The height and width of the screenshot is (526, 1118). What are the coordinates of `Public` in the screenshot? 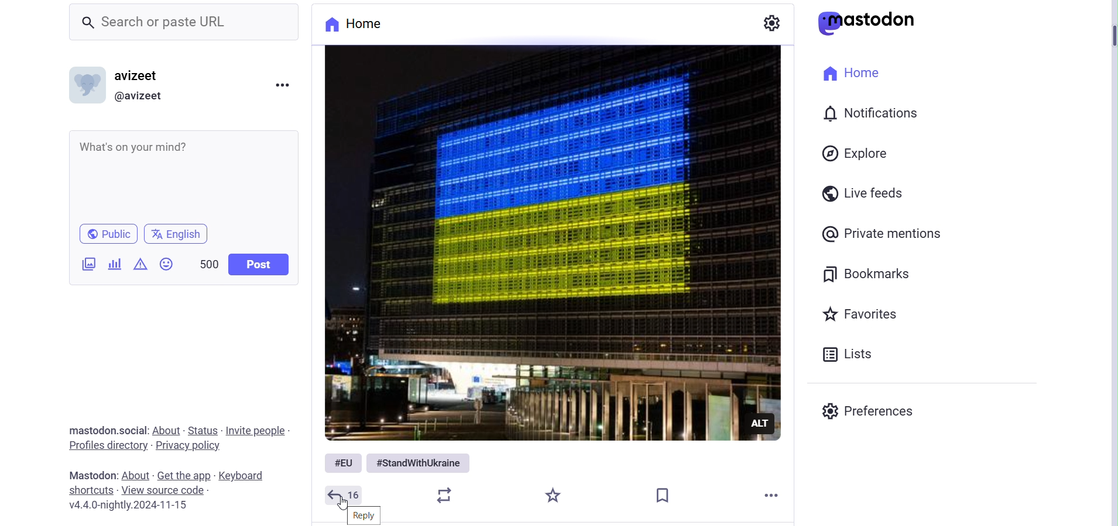 It's located at (107, 234).